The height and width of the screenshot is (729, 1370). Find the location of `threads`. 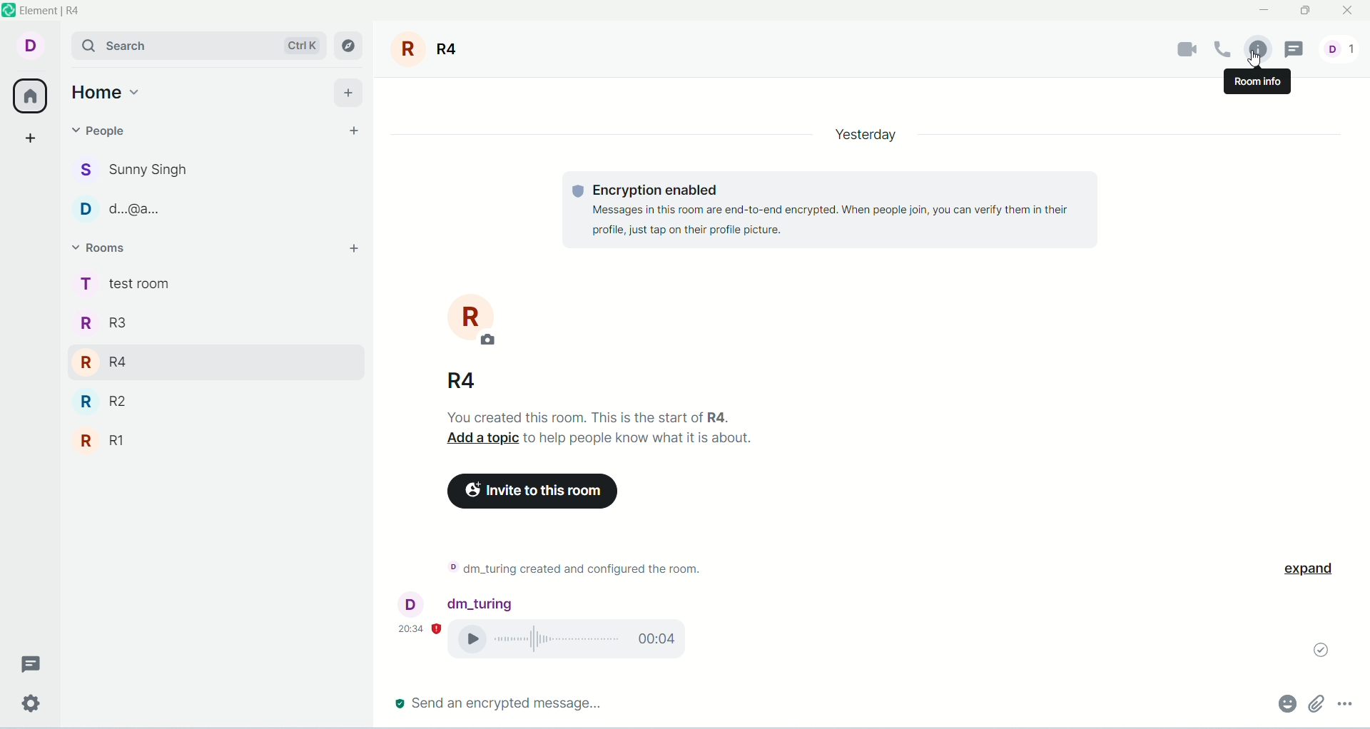

threads is located at coordinates (1294, 50).